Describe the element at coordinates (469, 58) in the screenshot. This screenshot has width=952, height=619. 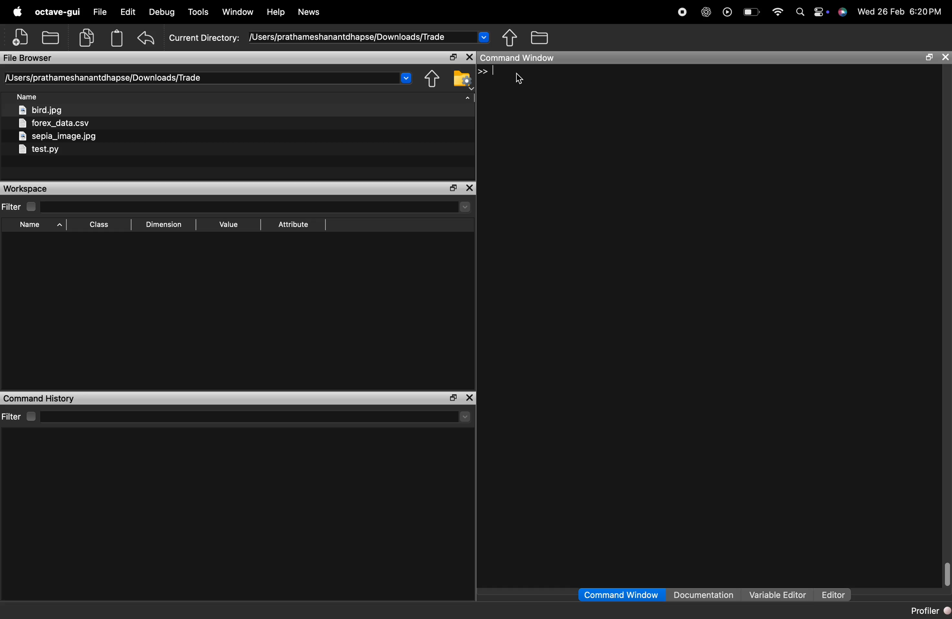
I see `close` at that location.